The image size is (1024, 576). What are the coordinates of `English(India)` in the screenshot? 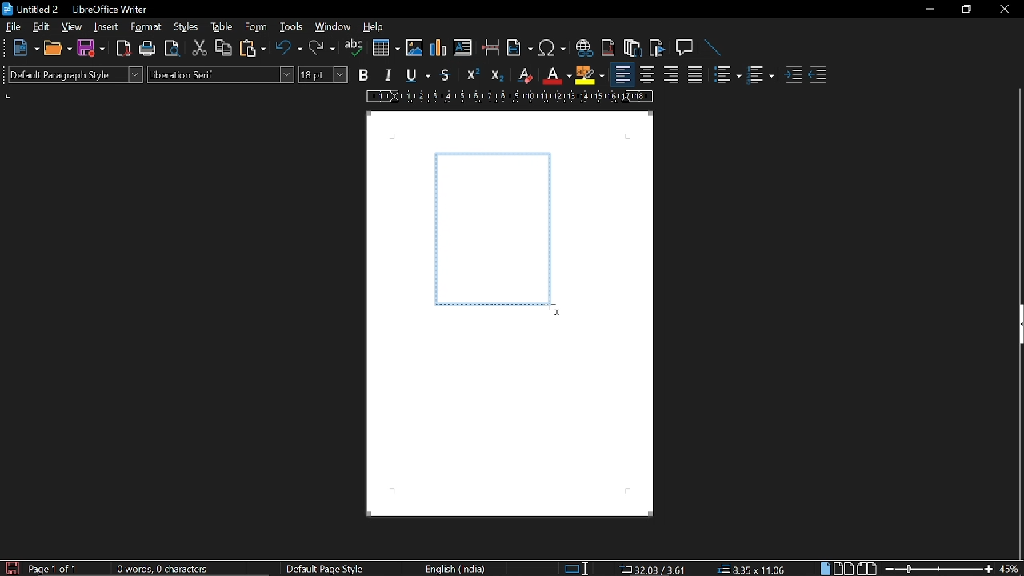 It's located at (458, 568).